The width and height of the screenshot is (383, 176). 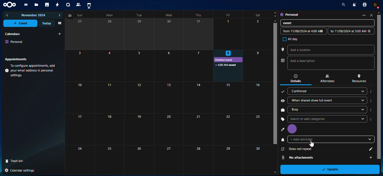 What do you see at coordinates (12, 34) in the screenshot?
I see `calendars` at bounding box center [12, 34].